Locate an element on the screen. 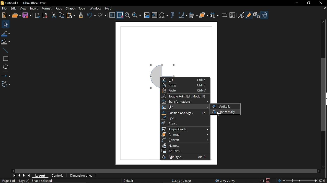  Save is located at coordinates (28, 15).